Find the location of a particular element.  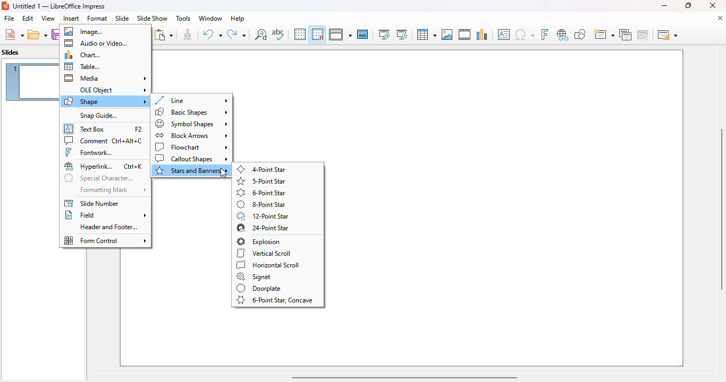

shape is located at coordinates (105, 101).